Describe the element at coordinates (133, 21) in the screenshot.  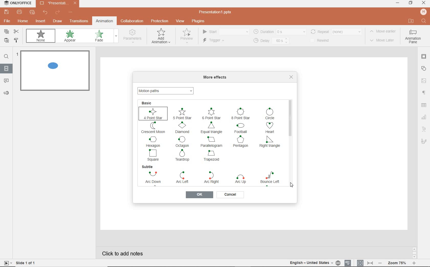
I see `collaboration` at that location.